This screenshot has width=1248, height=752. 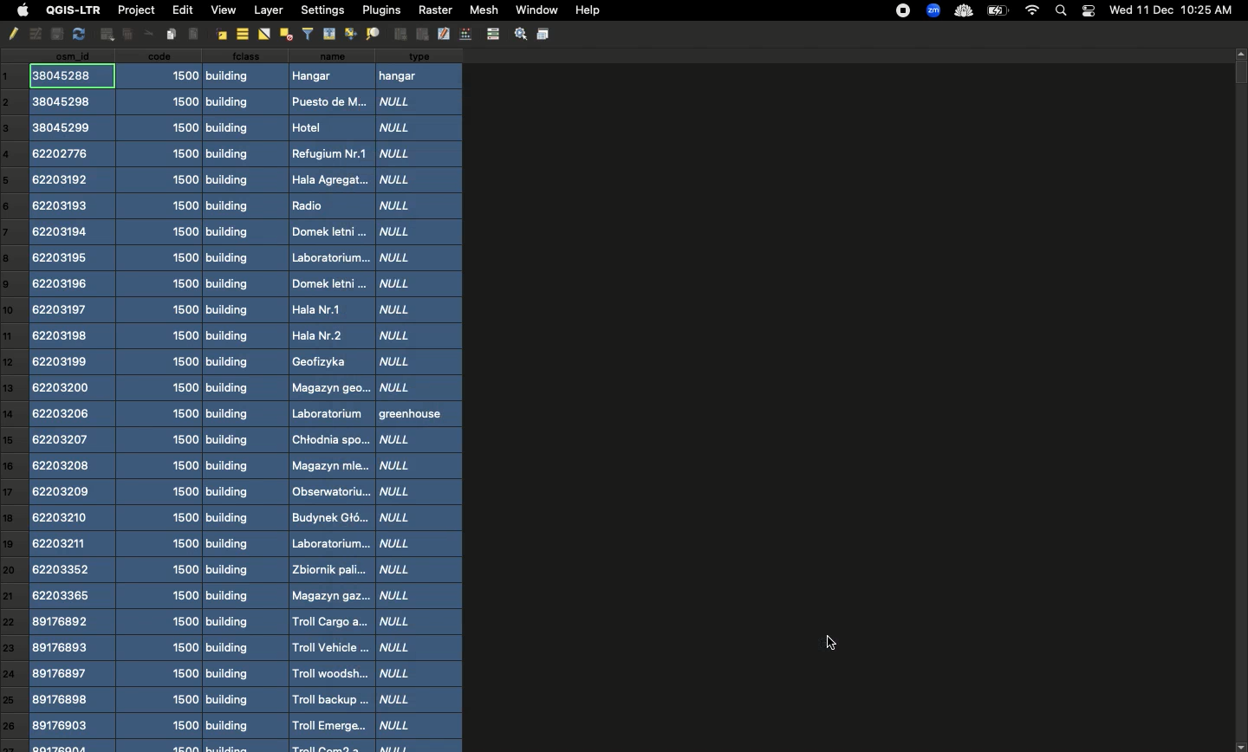 I want to click on Type, so click(x=421, y=399).